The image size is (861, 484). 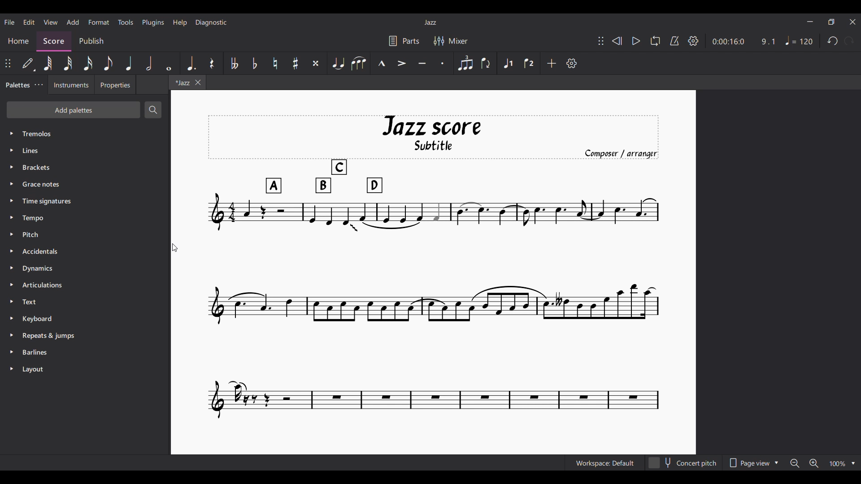 I want to click on Rehearsal marks sequenced alphabetically, so click(x=324, y=177).